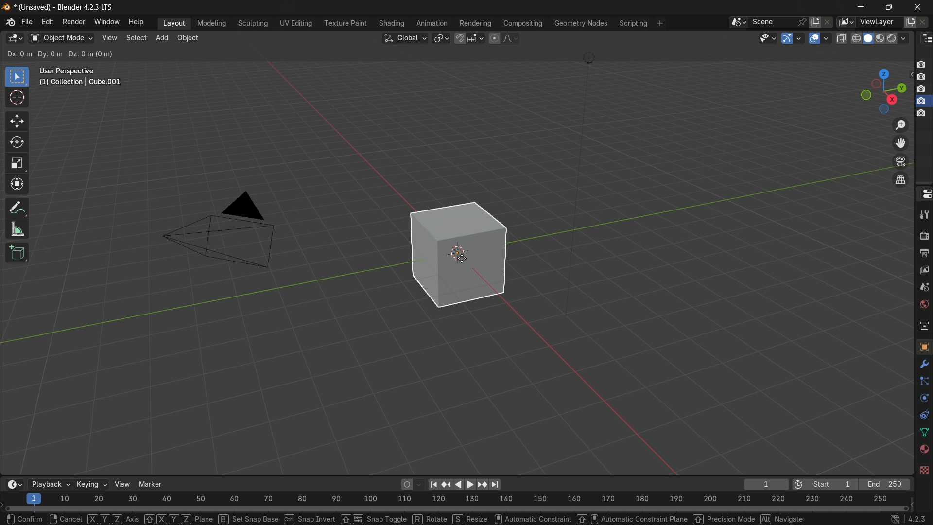 The image size is (933, 525). I want to click on object, so click(474, 258).